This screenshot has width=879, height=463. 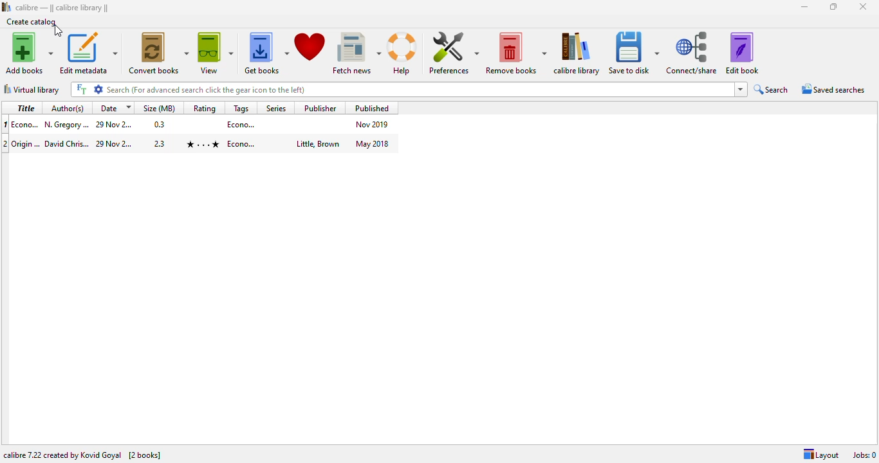 I want to click on edit book, so click(x=742, y=53).